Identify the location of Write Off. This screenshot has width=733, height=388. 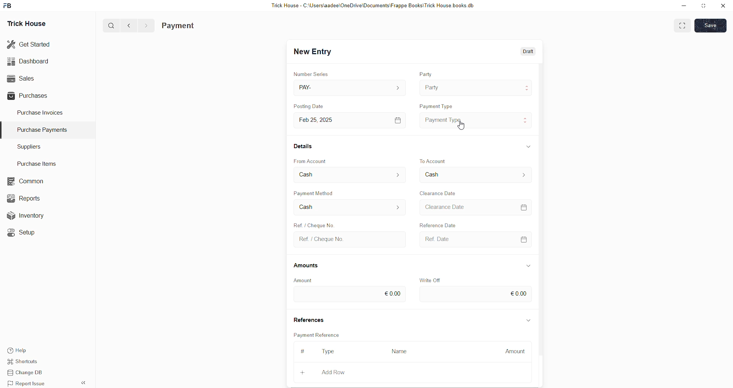
(431, 280).